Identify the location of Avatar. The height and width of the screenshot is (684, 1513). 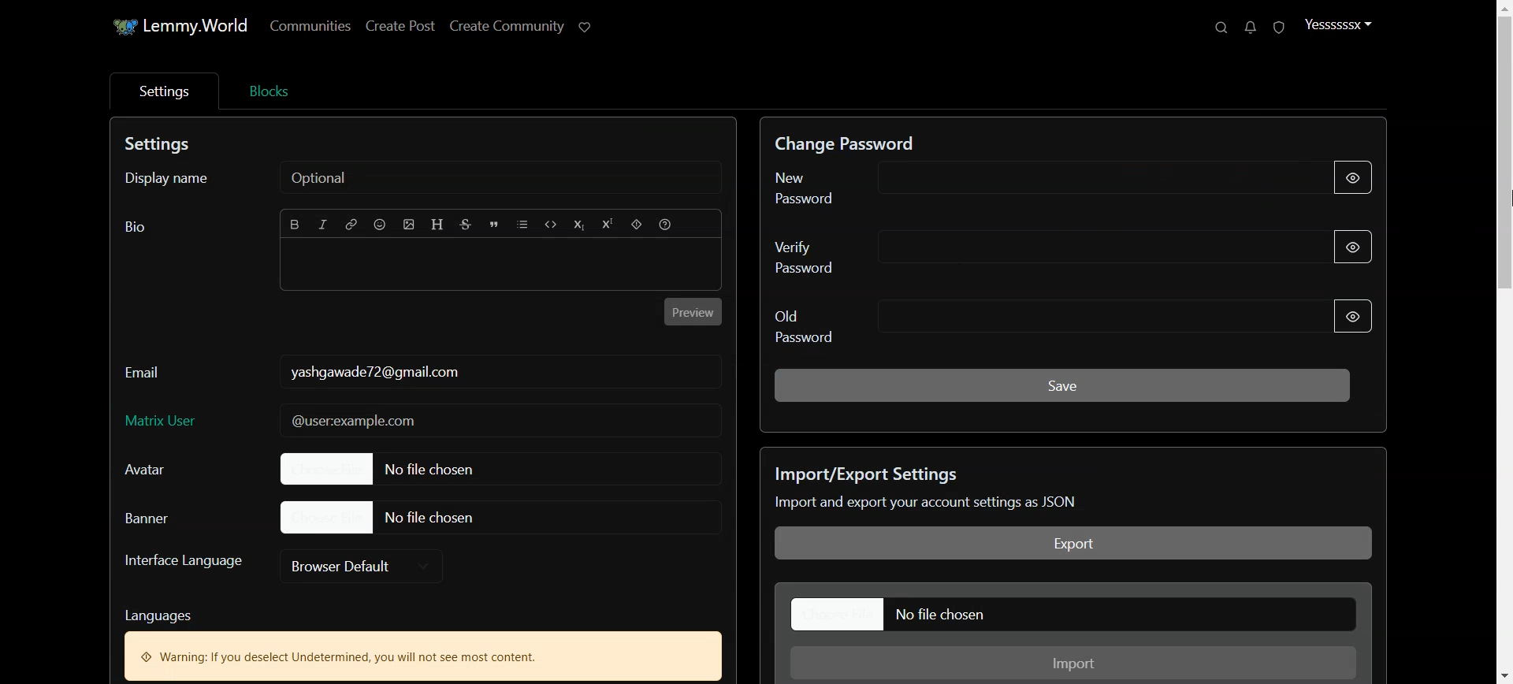
(157, 468).